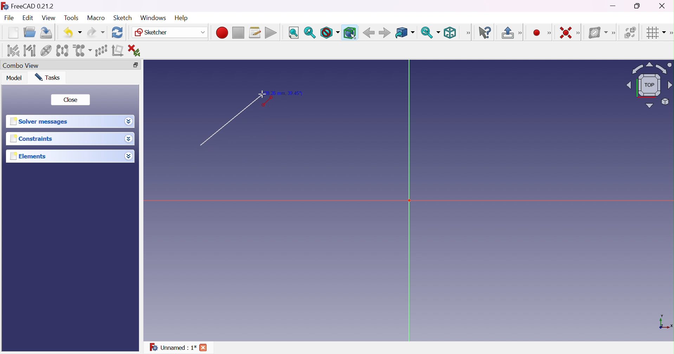 This screenshot has height=354, width=674. What do you see at coordinates (14, 78) in the screenshot?
I see `Model` at bounding box center [14, 78].